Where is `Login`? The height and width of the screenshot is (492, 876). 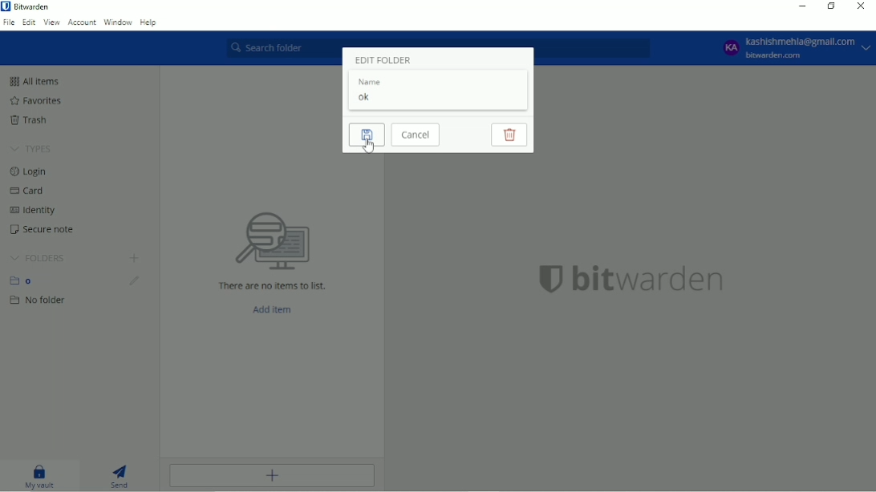
Login is located at coordinates (32, 171).